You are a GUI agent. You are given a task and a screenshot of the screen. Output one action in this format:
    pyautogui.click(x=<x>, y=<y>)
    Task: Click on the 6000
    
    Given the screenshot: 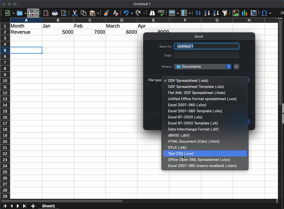 What is the action you would take?
    pyautogui.click(x=130, y=32)
    